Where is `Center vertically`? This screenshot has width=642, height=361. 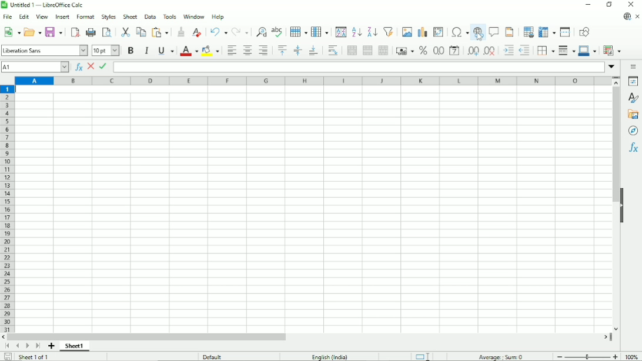 Center vertically is located at coordinates (297, 51).